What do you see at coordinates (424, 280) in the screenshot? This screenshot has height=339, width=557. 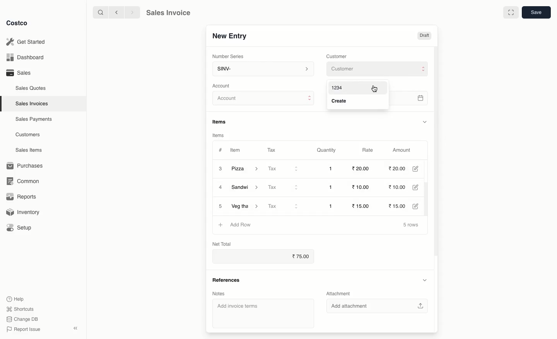 I see `Hide` at bounding box center [424, 280].